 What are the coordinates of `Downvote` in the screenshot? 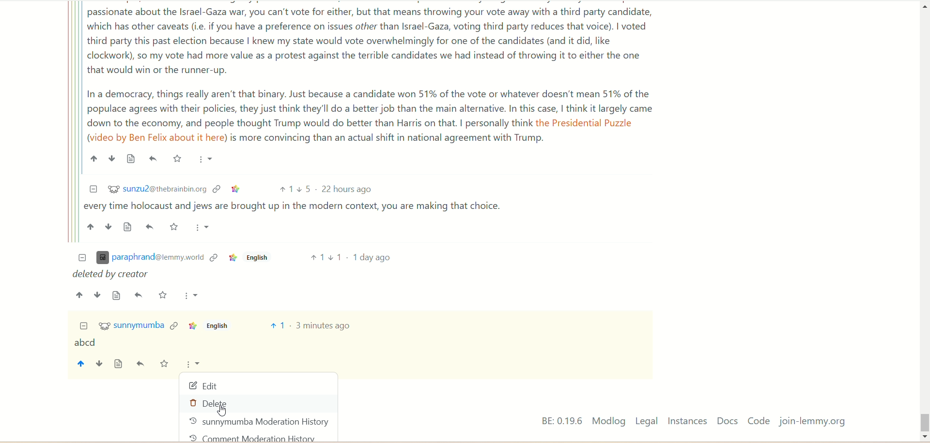 It's located at (97, 295).